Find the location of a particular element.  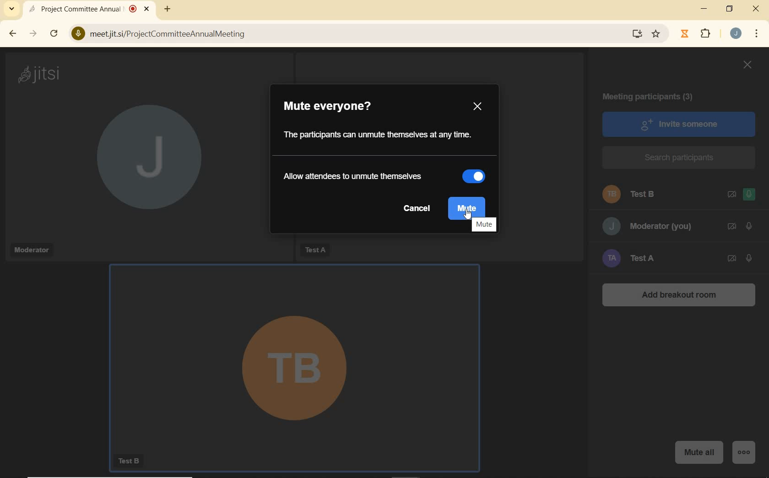

MICROPHONE is located at coordinates (748, 226).